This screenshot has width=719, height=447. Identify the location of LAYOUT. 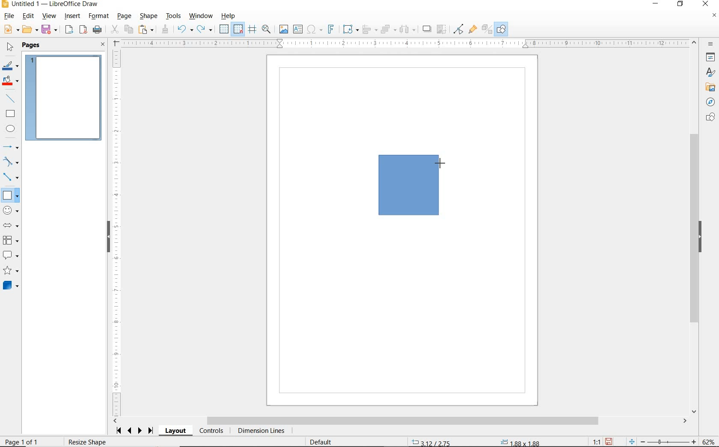
(177, 431).